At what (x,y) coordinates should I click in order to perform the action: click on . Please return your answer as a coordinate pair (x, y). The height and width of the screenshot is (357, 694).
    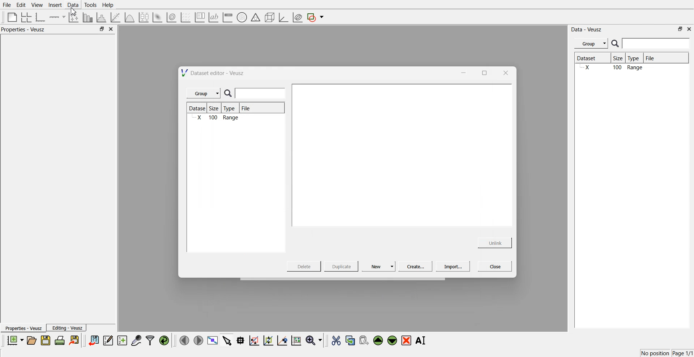
    Looking at the image, I should click on (591, 44).